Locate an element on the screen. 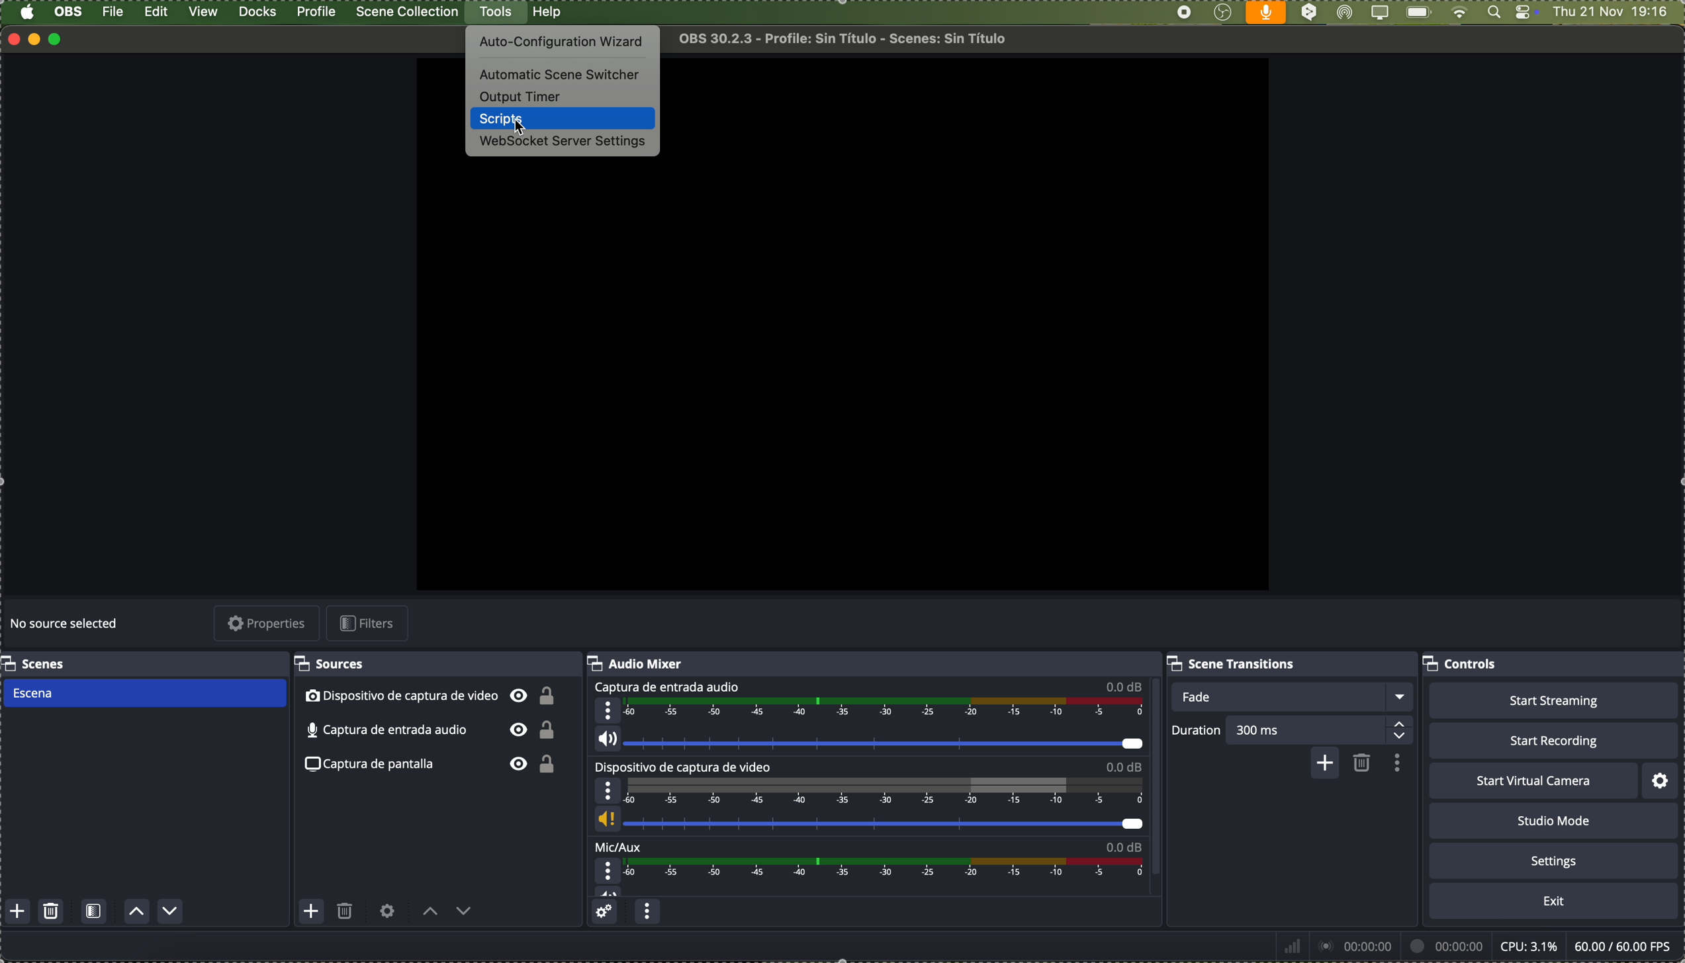 The image size is (1685, 963). AirDrop is located at coordinates (1345, 13).